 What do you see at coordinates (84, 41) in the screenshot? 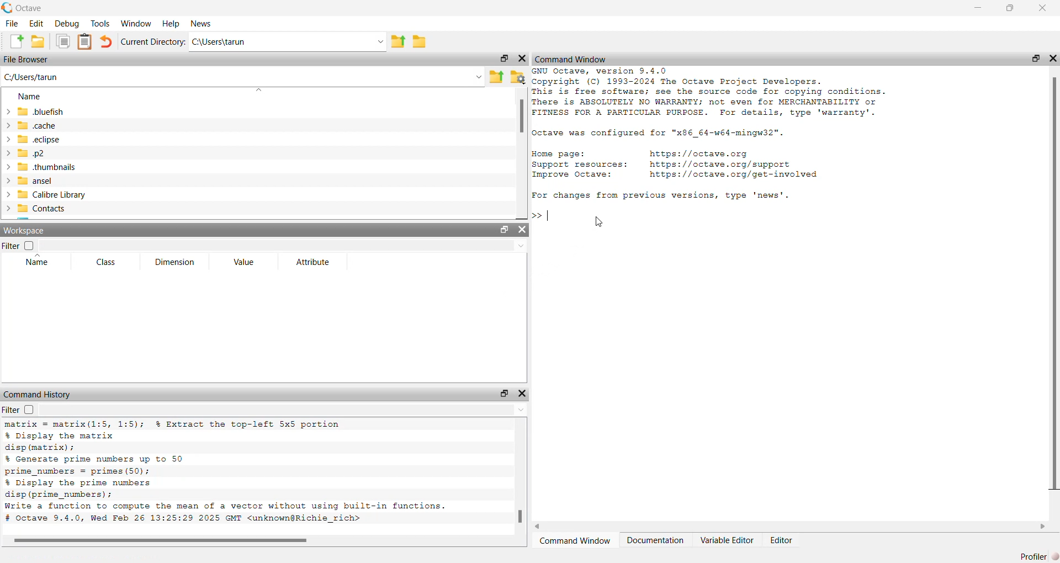
I see `clip board` at bounding box center [84, 41].